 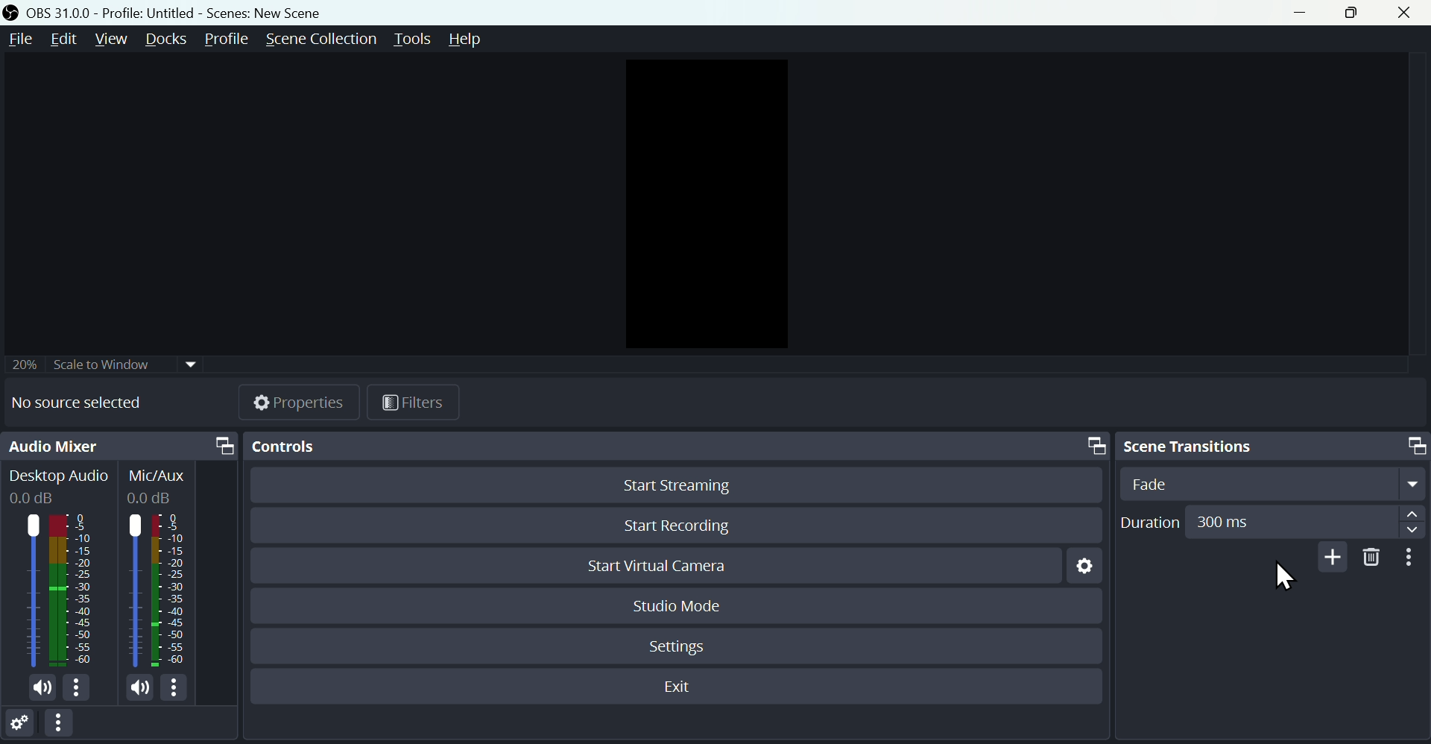 What do you see at coordinates (63, 39) in the screenshot?
I see `Edit` at bounding box center [63, 39].